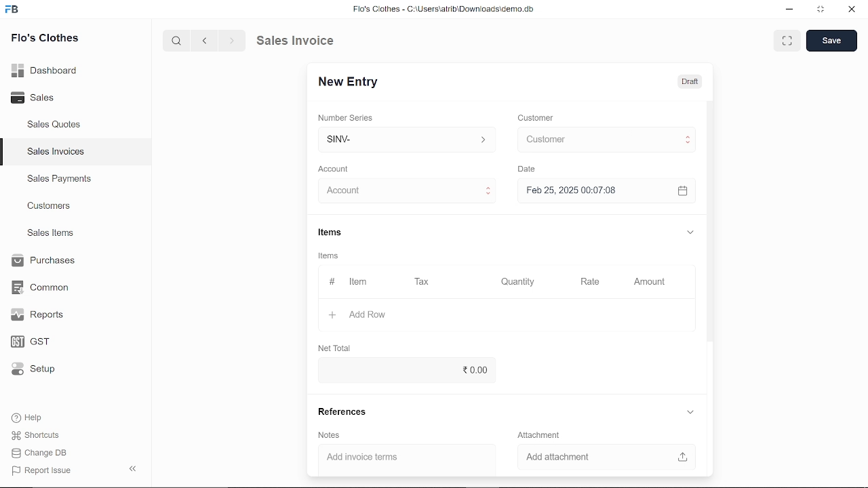 The height and width of the screenshot is (488, 868). I want to click on Draft, so click(692, 80).